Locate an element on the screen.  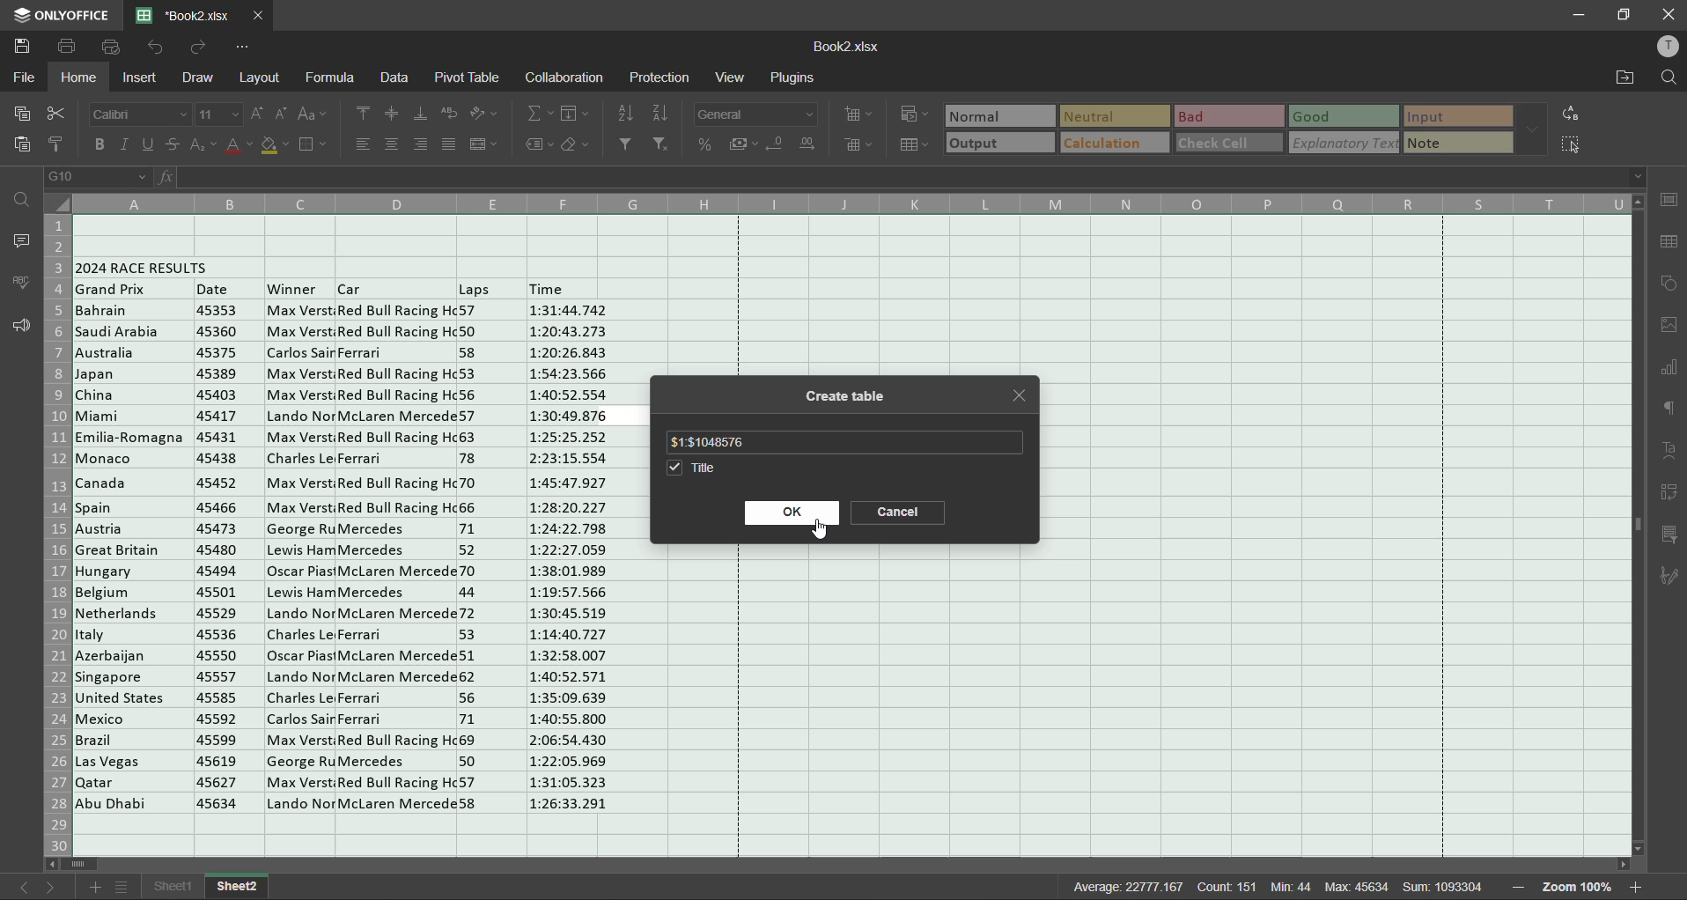
Countries  is located at coordinates (132, 558).